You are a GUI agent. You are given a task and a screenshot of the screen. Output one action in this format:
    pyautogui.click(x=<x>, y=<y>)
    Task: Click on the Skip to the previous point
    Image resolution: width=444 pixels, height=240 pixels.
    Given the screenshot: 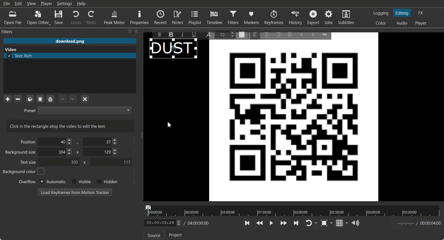 What is the action you would take?
    pyautogui.click(x=247, y=223)
    